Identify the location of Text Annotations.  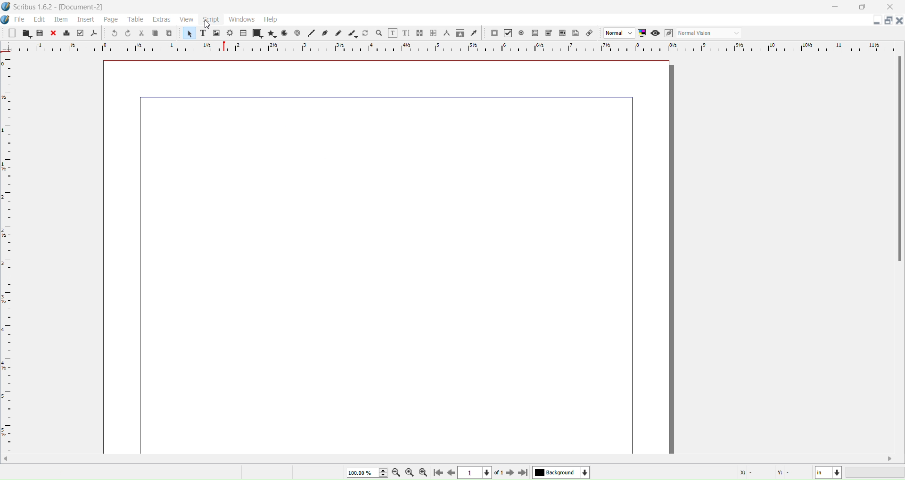
(576, 33).